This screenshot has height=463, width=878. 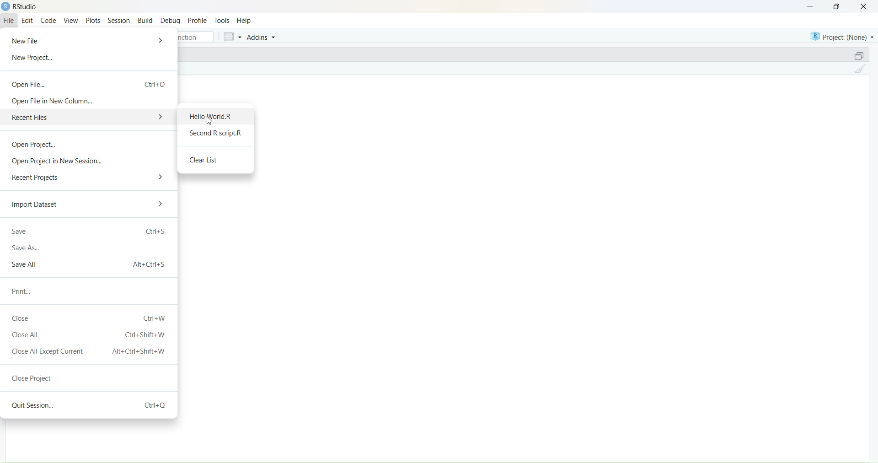 What do you see at coordinates (30, 40) in the screenshot?
I see `New File` at bounding box center [30, 40].